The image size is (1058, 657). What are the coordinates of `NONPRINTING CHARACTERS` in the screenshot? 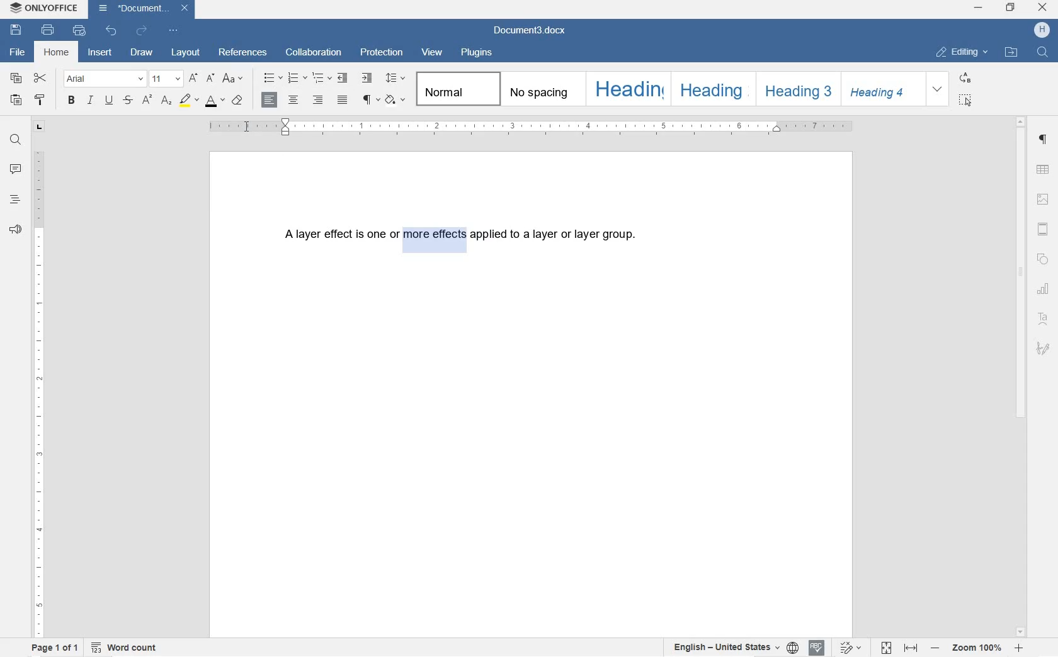 It's located at (370, 100).